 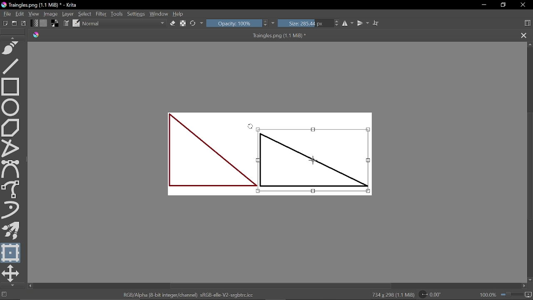 What do you see at coordinates (11, 252) in the screenshot?
I see `Transform a selection or a layer` at bounding box center [11, 252].